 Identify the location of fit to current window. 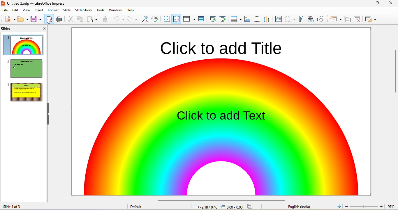
(339, 206).